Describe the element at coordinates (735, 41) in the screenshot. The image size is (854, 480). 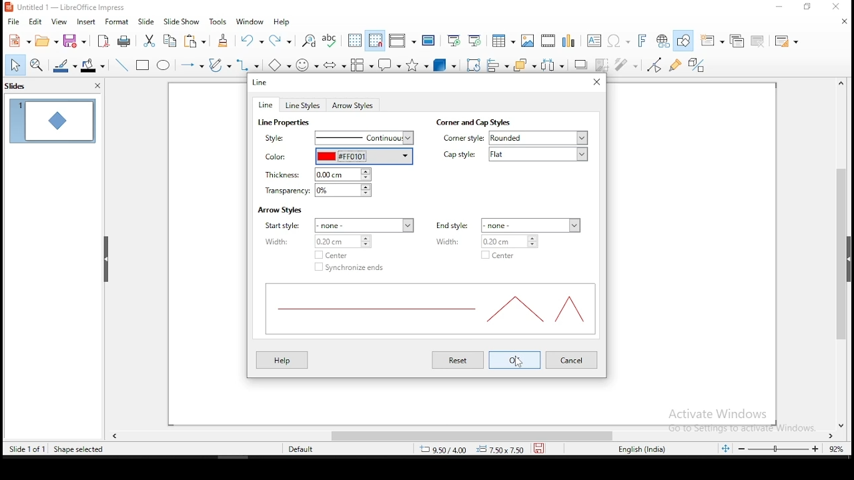
I see `duplicate slide` at that location.